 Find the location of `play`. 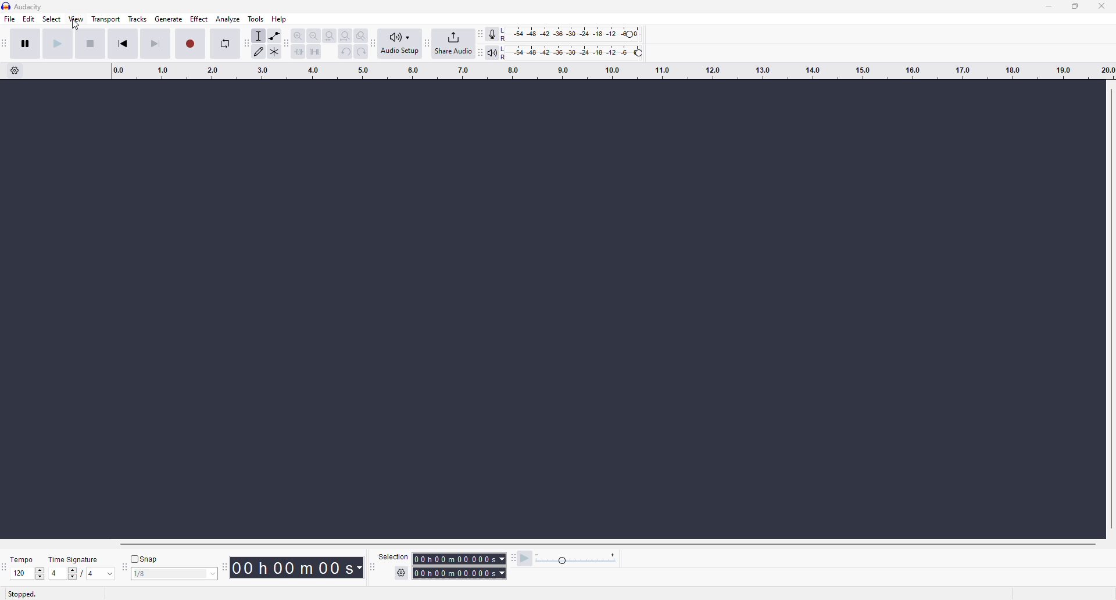

play is located at coordinates (57, 44).